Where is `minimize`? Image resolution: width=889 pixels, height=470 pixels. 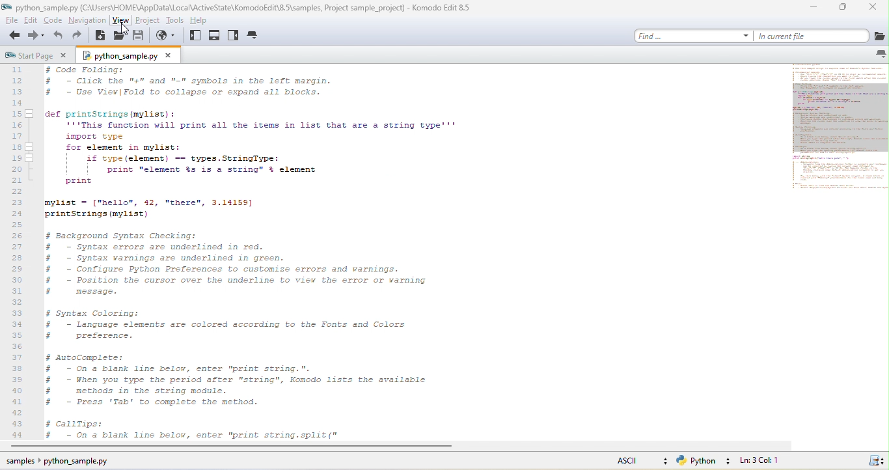
minimize is located at coordinates (804, 10).